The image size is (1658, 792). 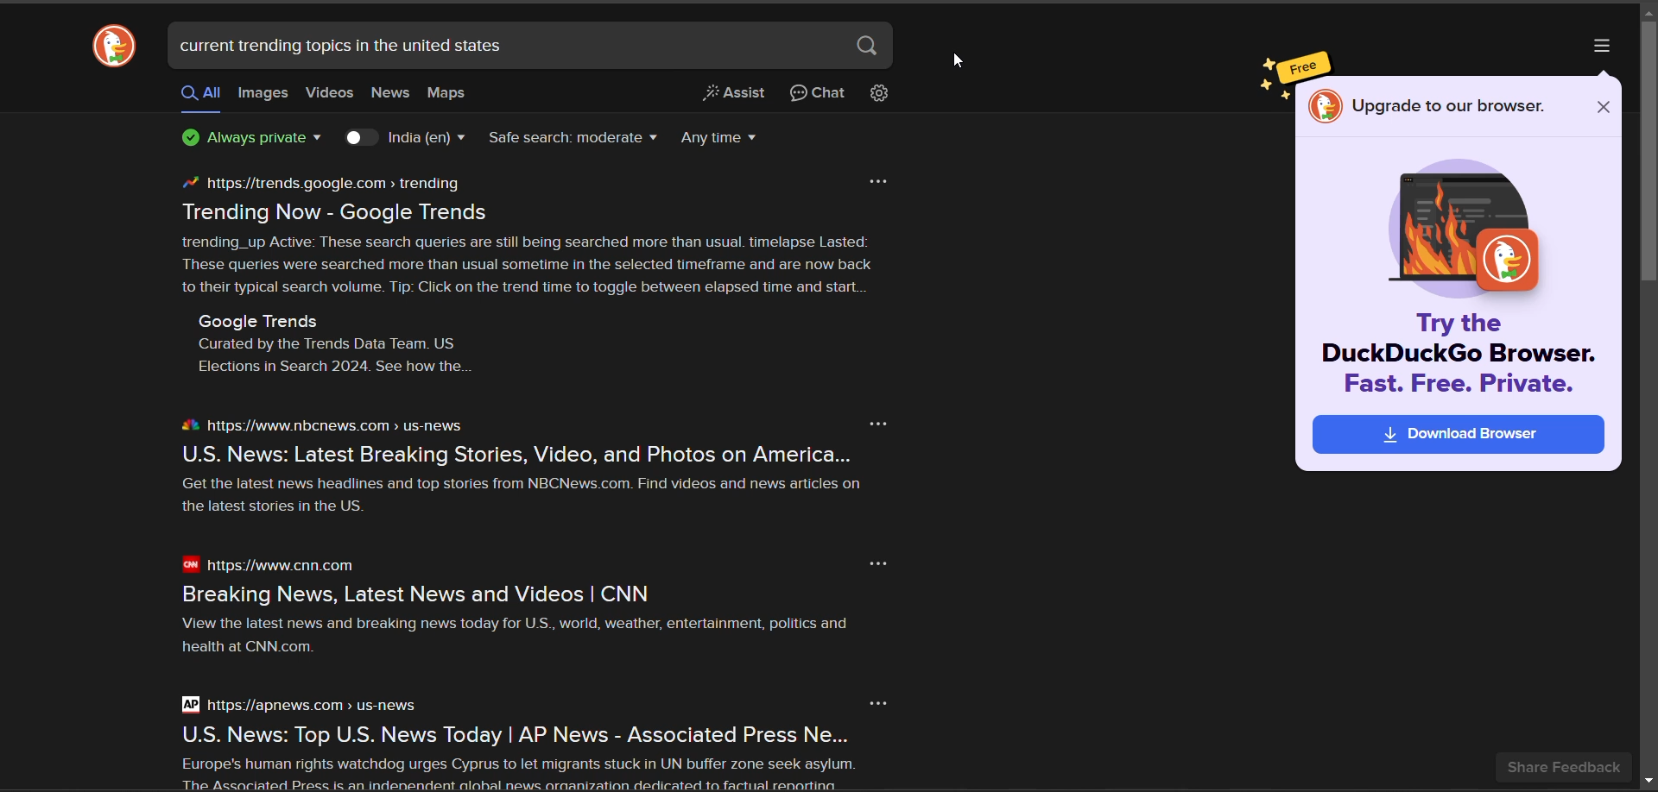 I want to click on Download Browser, so click(x=1458, y=436).